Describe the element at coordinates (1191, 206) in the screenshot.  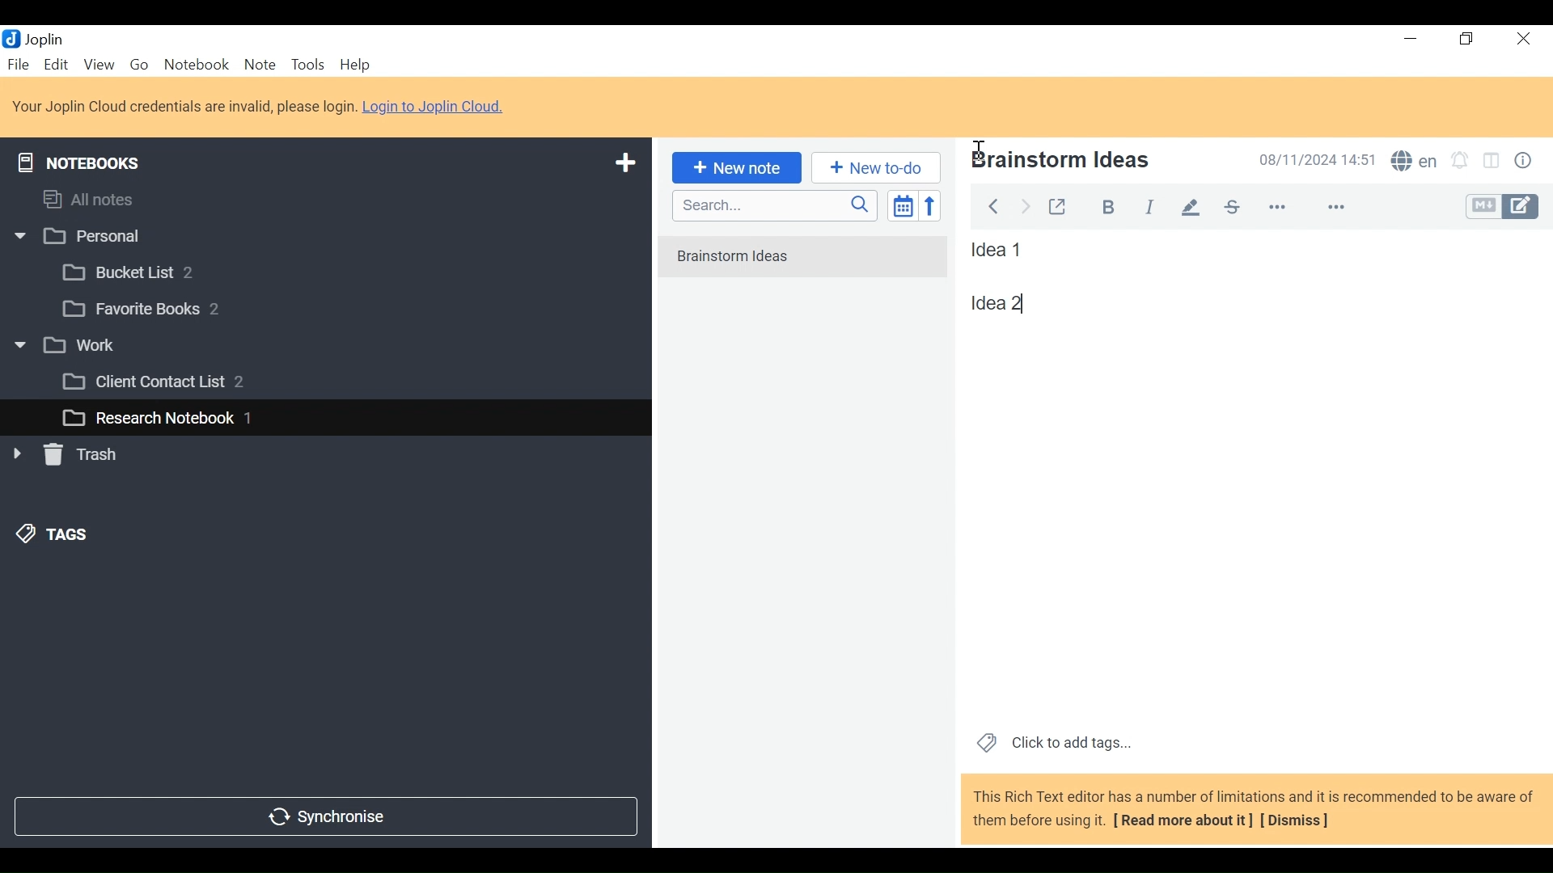
I see `pen` at that location.